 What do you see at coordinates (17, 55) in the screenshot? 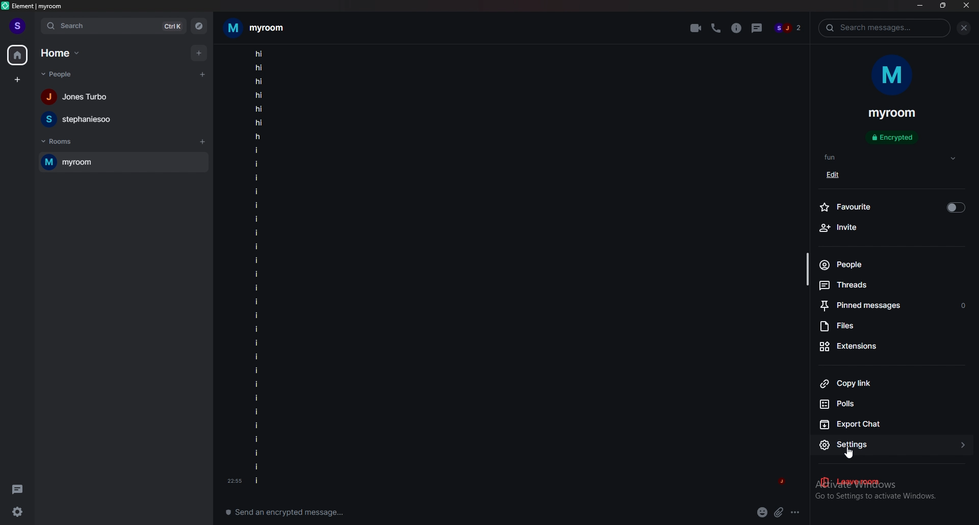
I see `home` at bounding box center [17, 55].